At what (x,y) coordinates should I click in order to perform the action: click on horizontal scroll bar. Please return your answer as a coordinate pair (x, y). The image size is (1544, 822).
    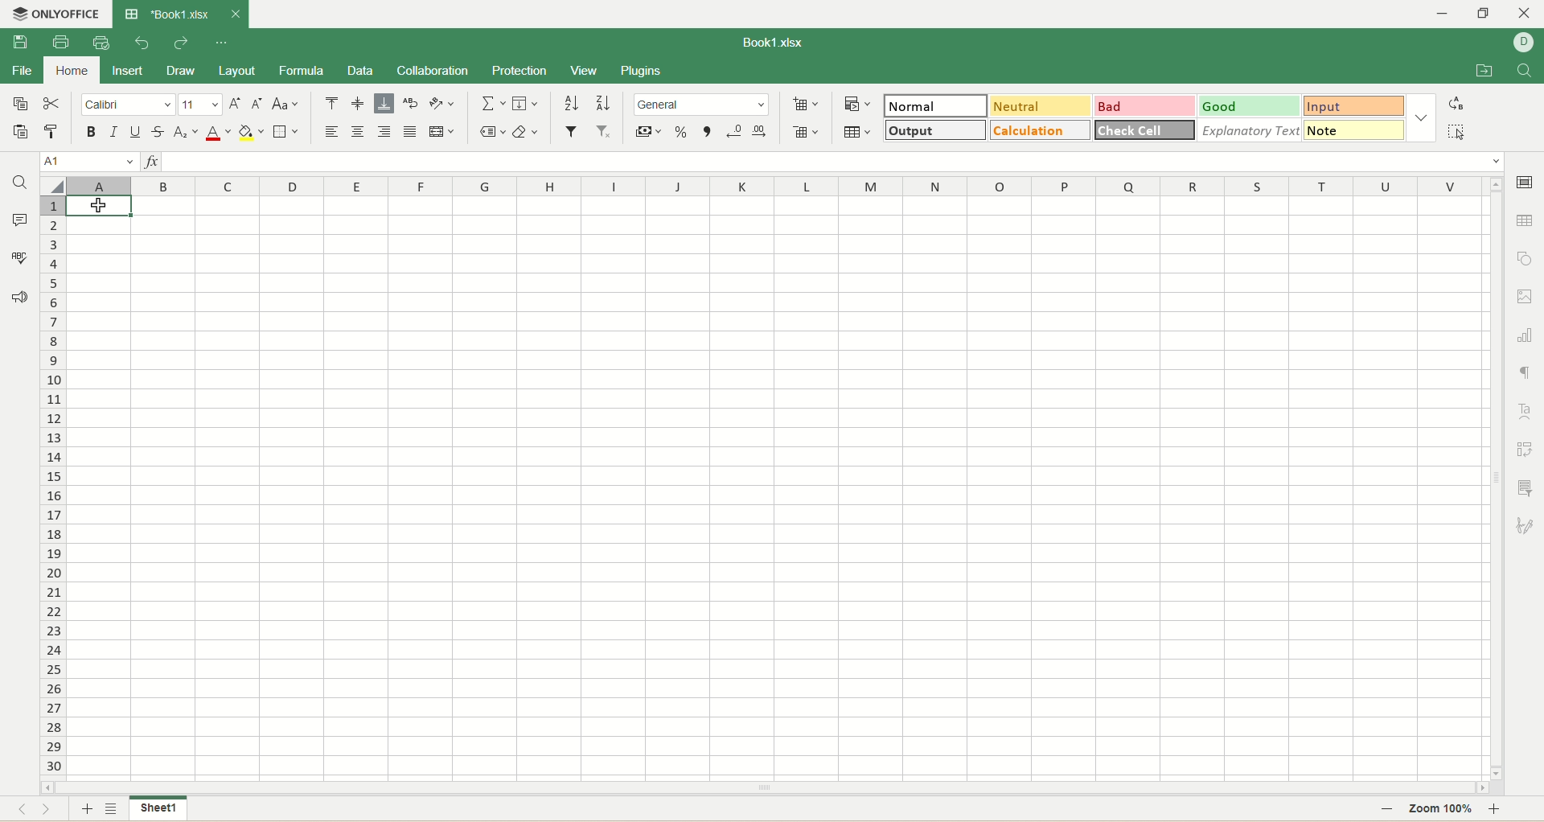
    Looking at the image, I should click on (766, 788).